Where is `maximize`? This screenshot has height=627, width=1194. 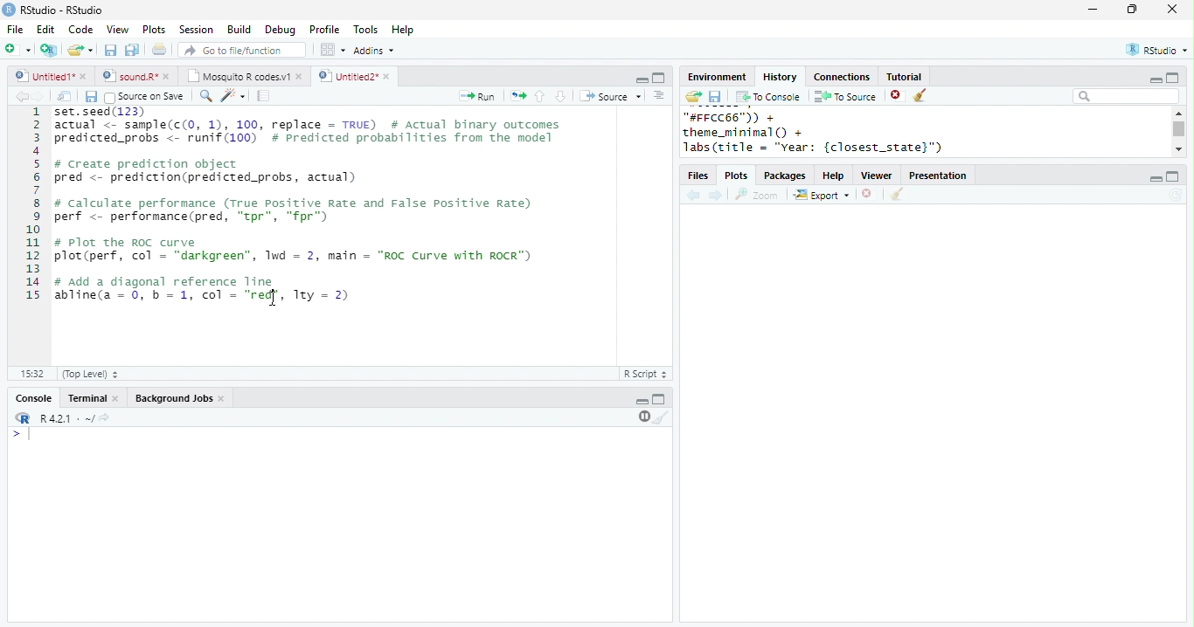
maximize is located at coordinates (1173, 176).